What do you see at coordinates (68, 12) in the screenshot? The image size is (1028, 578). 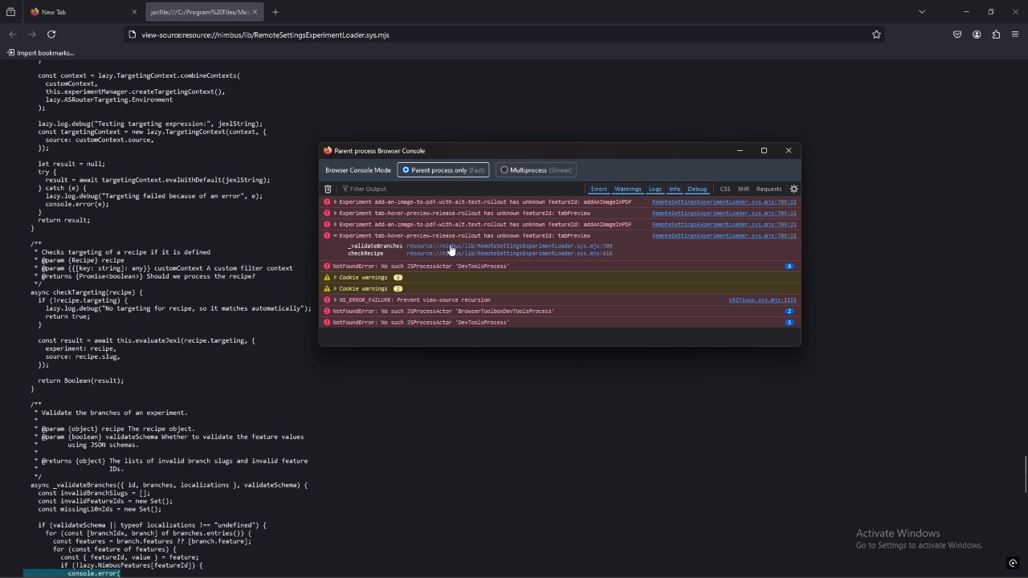 I see `New Tab` at bounding box center [68, 12].